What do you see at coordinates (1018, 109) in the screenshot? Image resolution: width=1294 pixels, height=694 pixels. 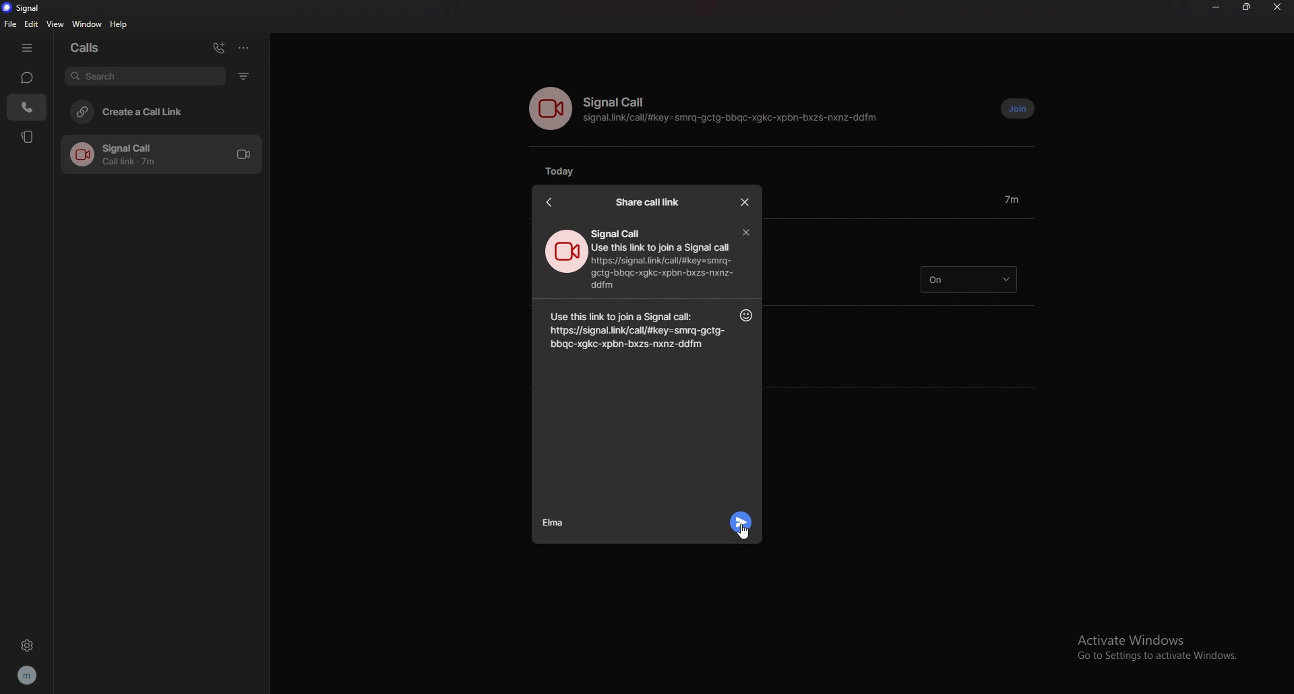 I see `join` at bounding box center [1018, 109].